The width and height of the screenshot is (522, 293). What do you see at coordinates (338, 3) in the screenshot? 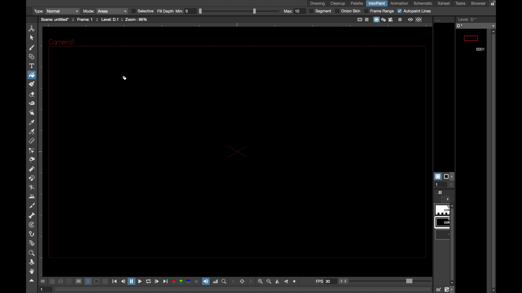
I see `cleanup` at bounding box center [338, 3].